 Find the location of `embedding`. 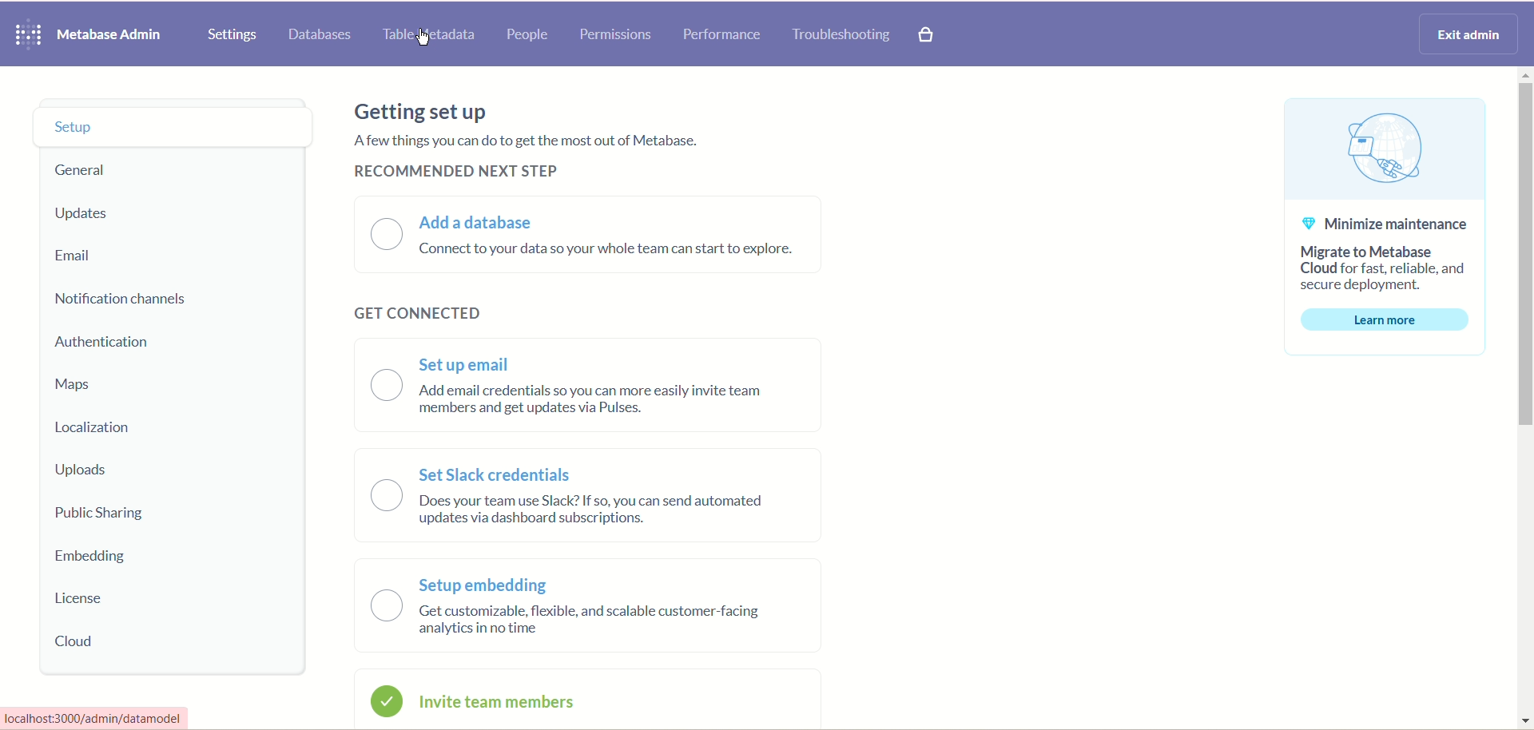

embedding is located at coordinates (95, 558).